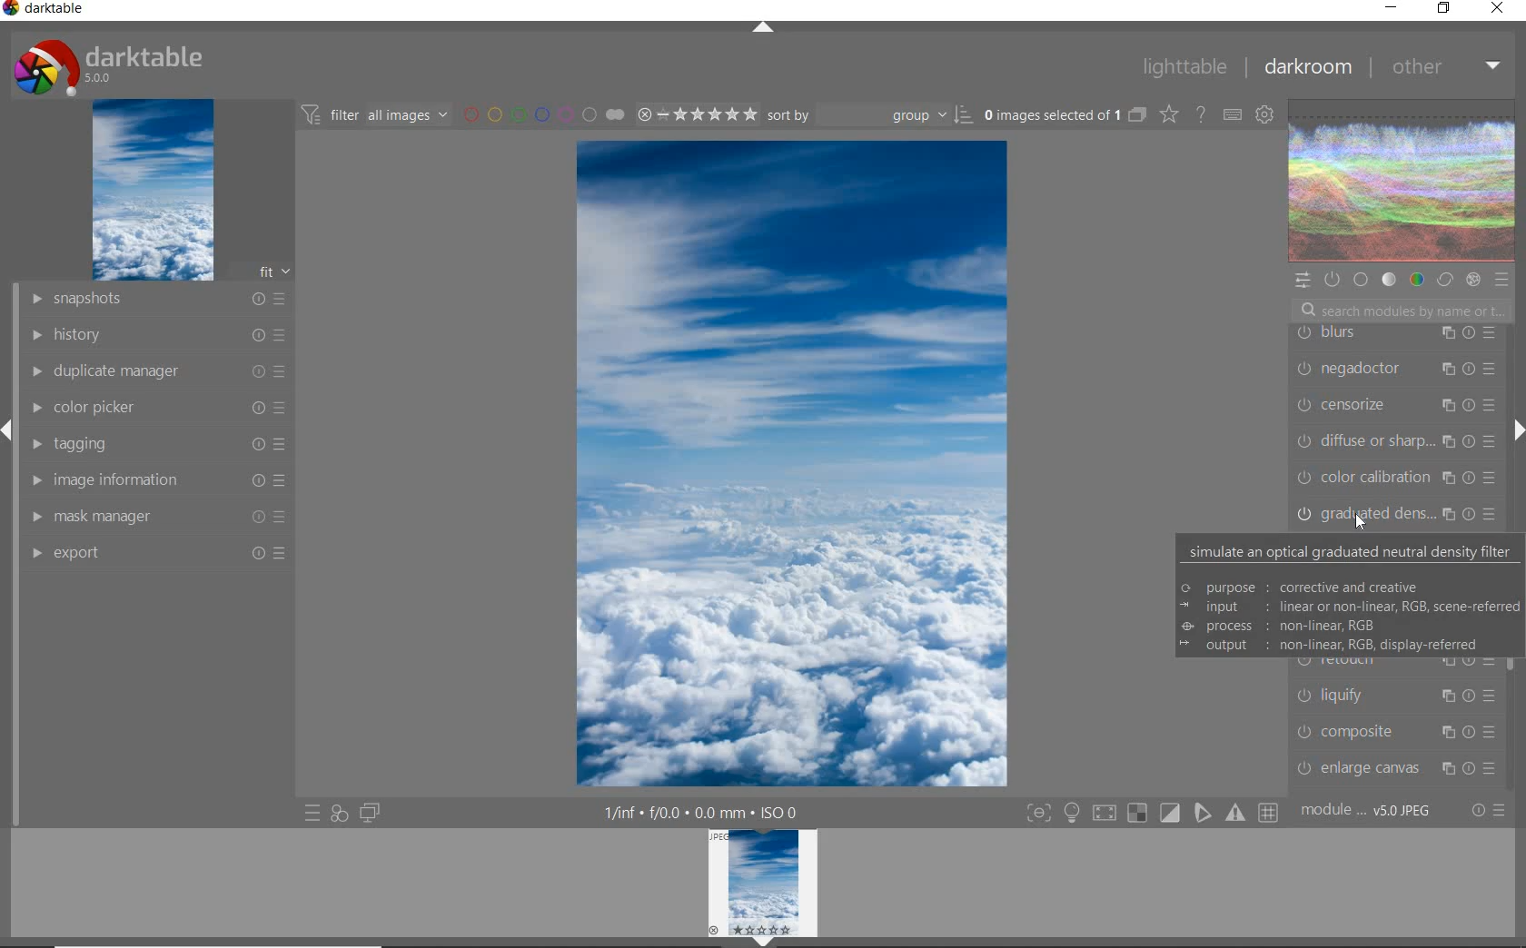 Image resolution: width=1526 pixels, height=948 pixels. Describe the element at coordinates (1352, 553) in the screenshot. I see `simulate an optical graduated neutral density filter` at that location.